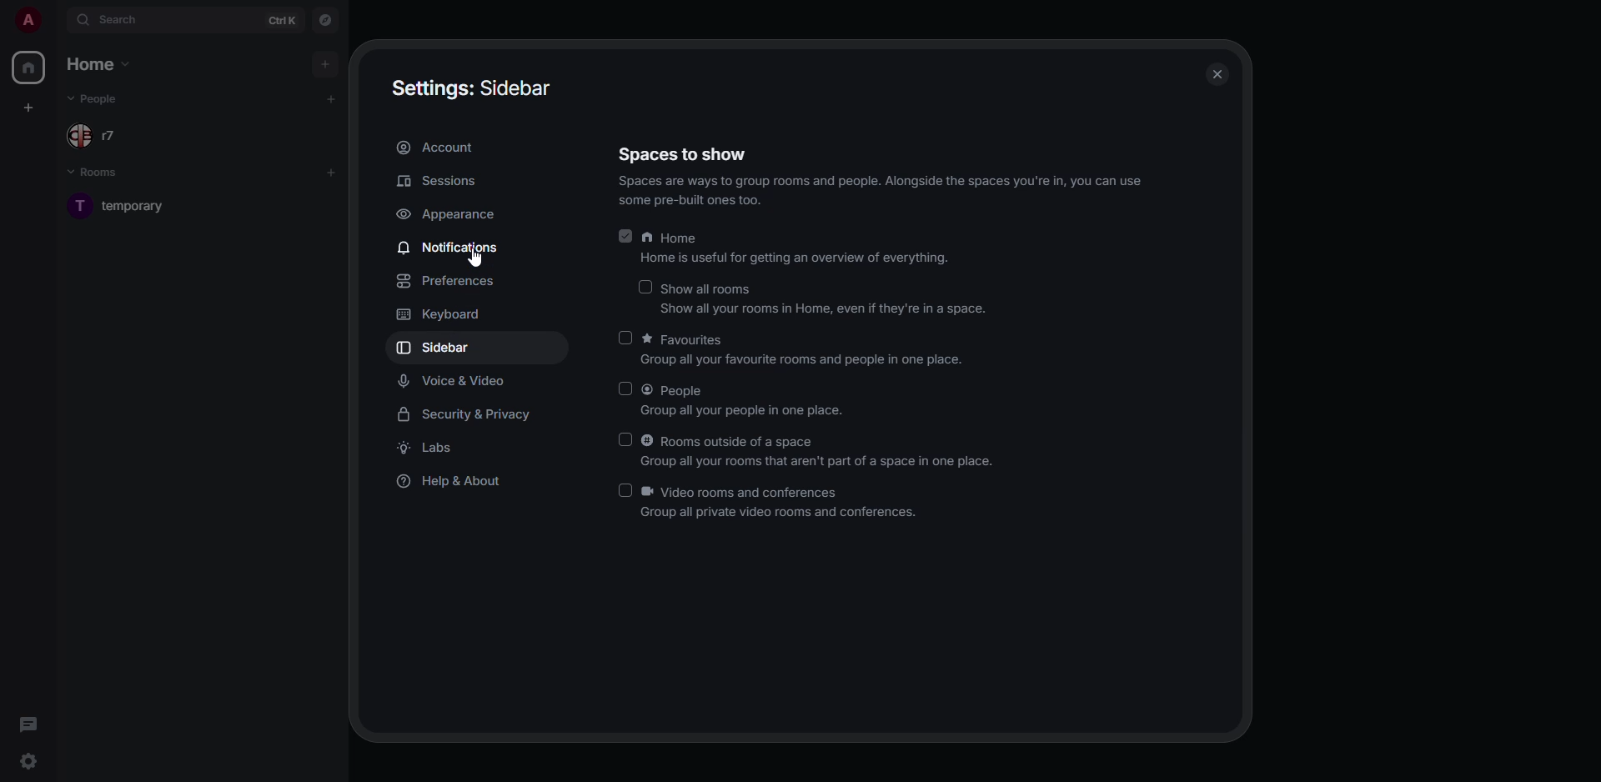 This screenshot has width=1601, height=782. Describe the element at coordinates (442, 180) in the screenshot. I see `sessions` at that location.